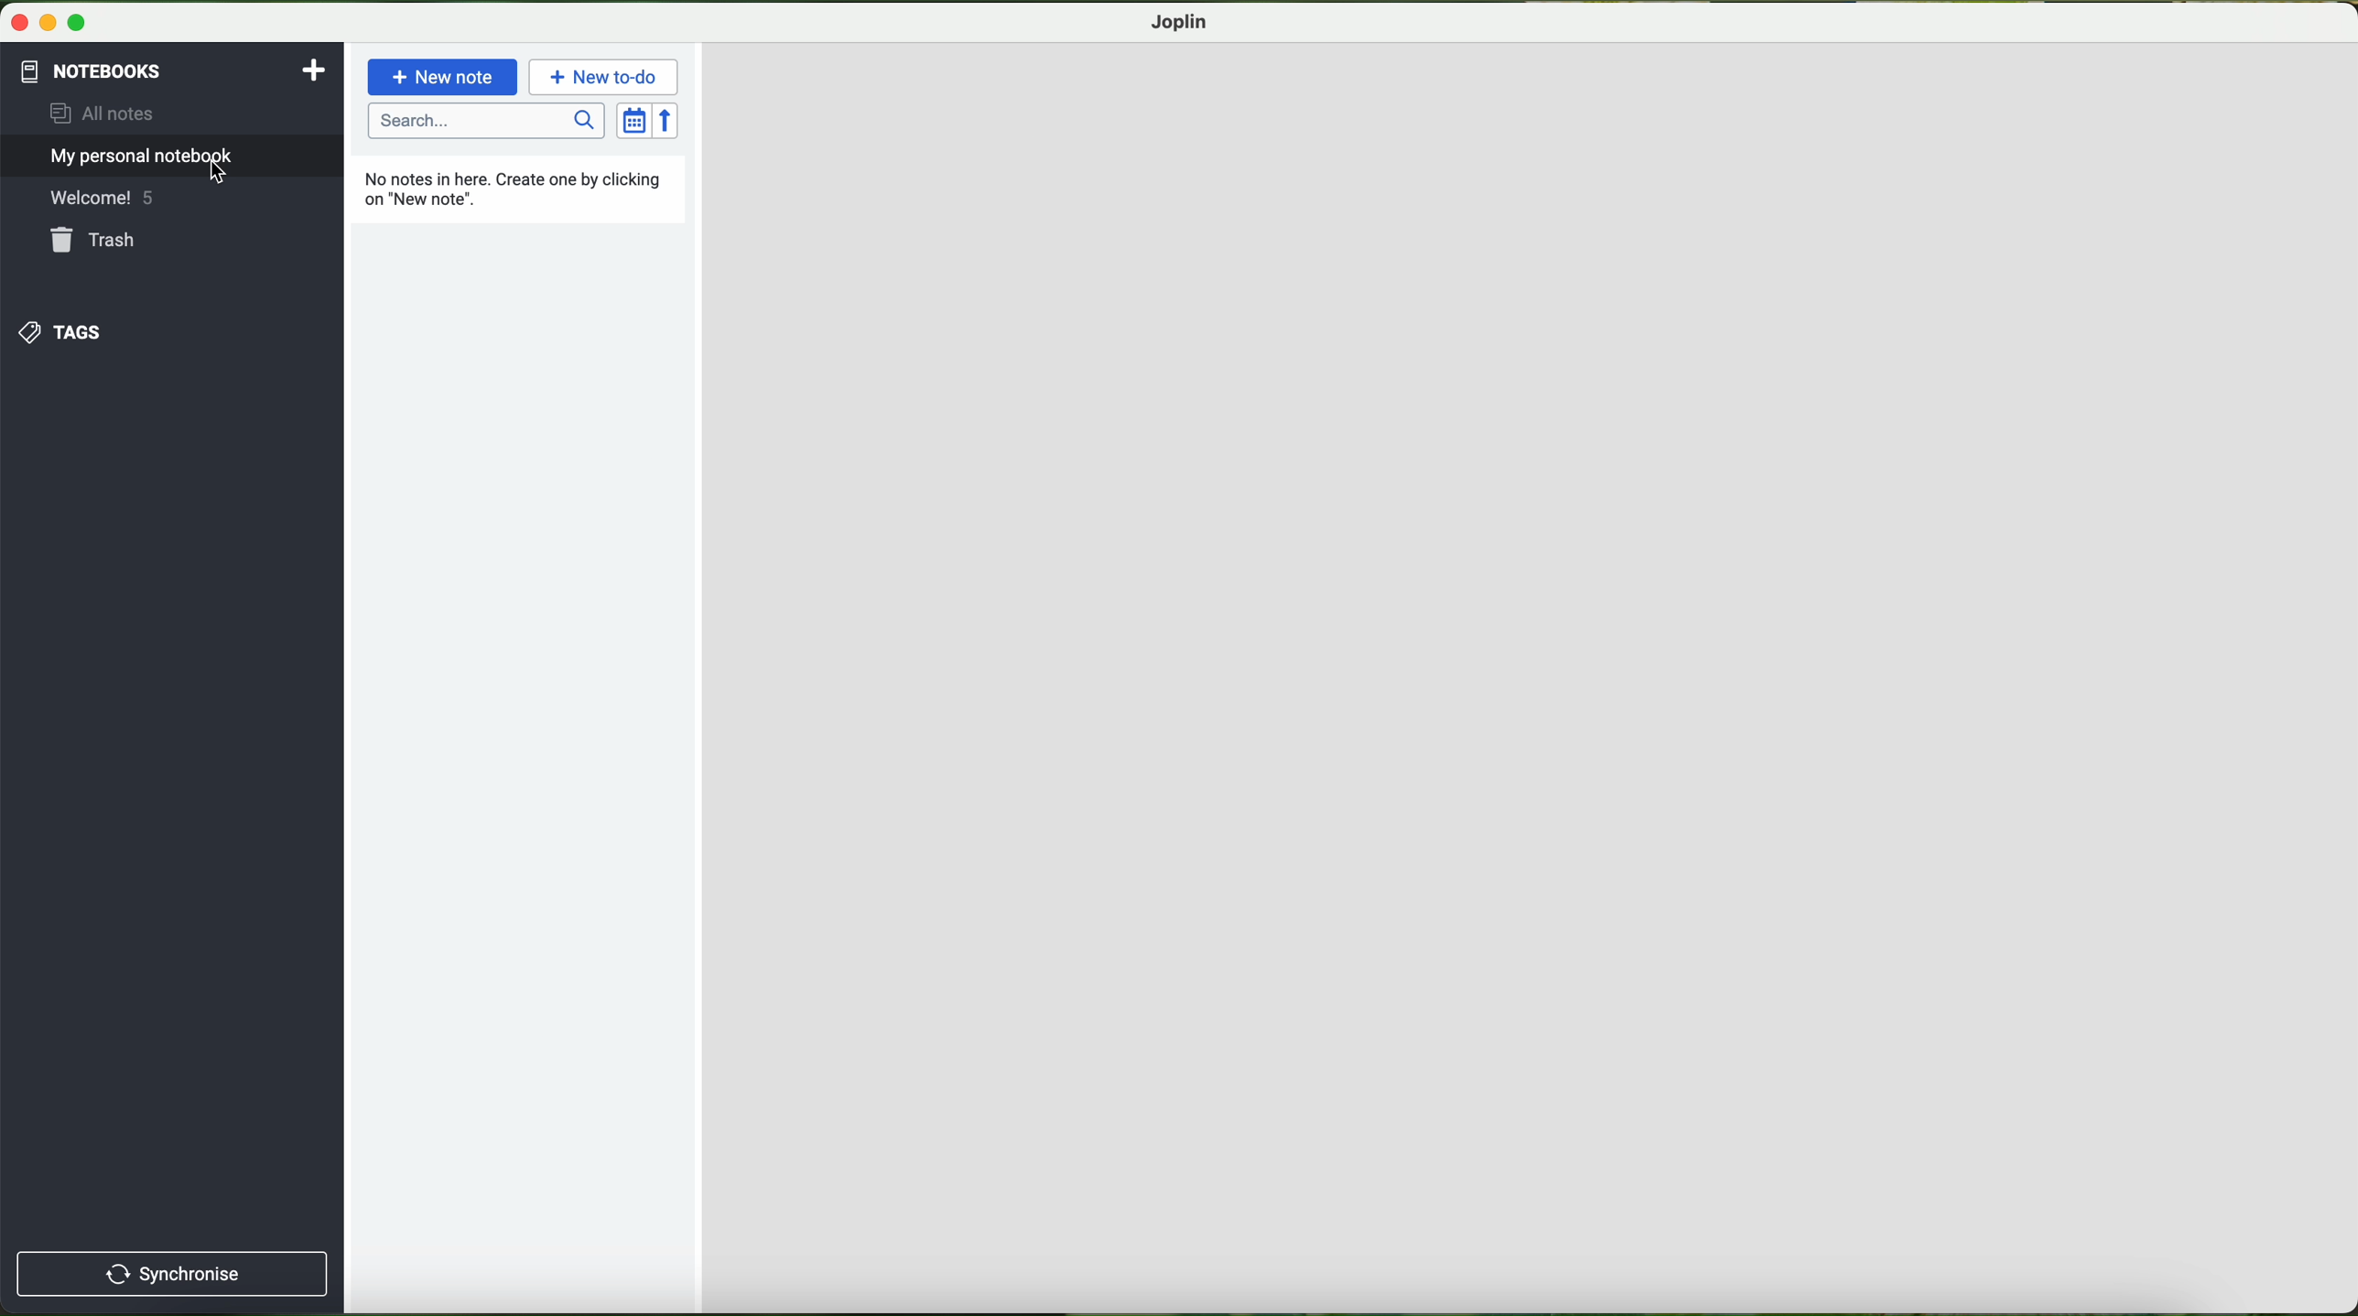 The height and width of the screenshot is (1316, 2358). What do you see at coordinates (94, 114) in the screenshot?
I see `all notes` at bounding box center [94, 114].